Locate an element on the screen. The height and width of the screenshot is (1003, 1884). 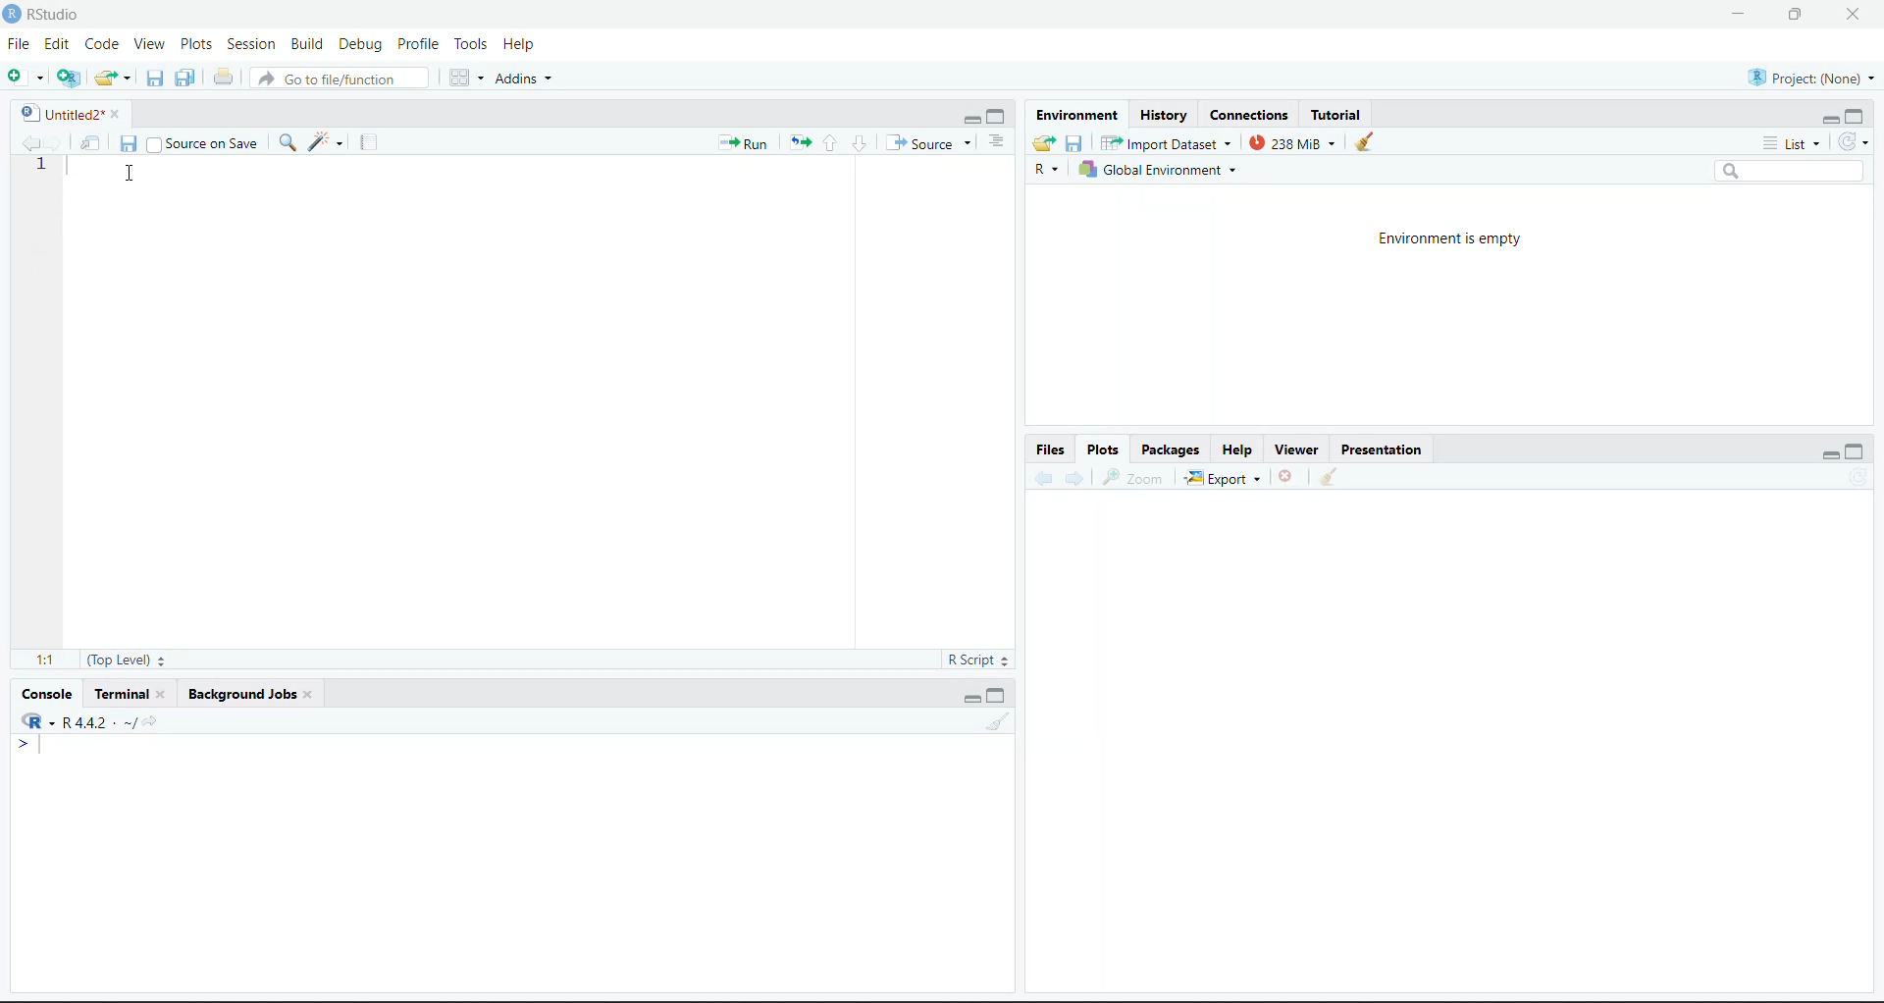
save all is located at coordinates (185, 78).